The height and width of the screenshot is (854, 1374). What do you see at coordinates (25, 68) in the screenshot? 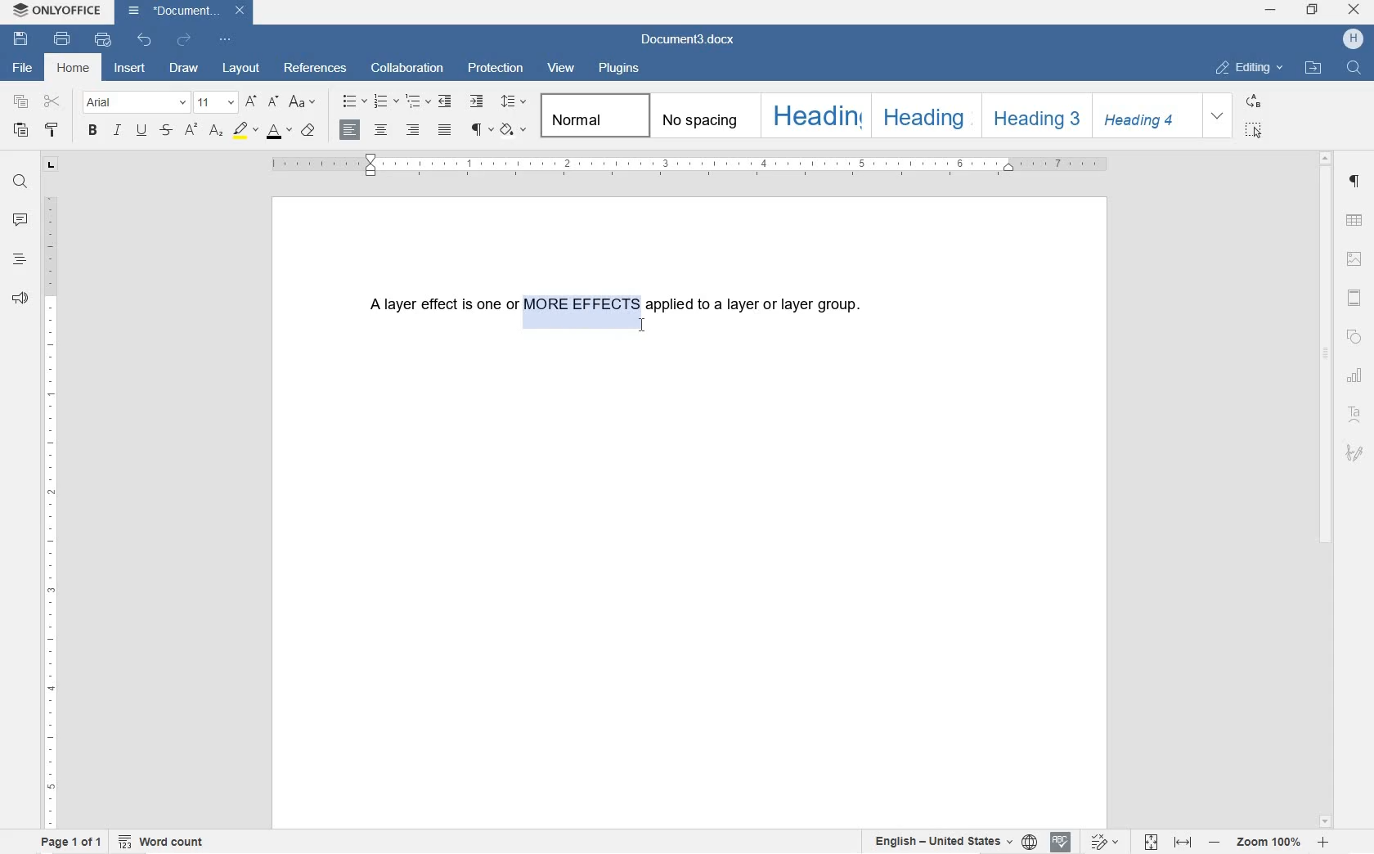
I see `FILE` at bounding box center [25, 68].